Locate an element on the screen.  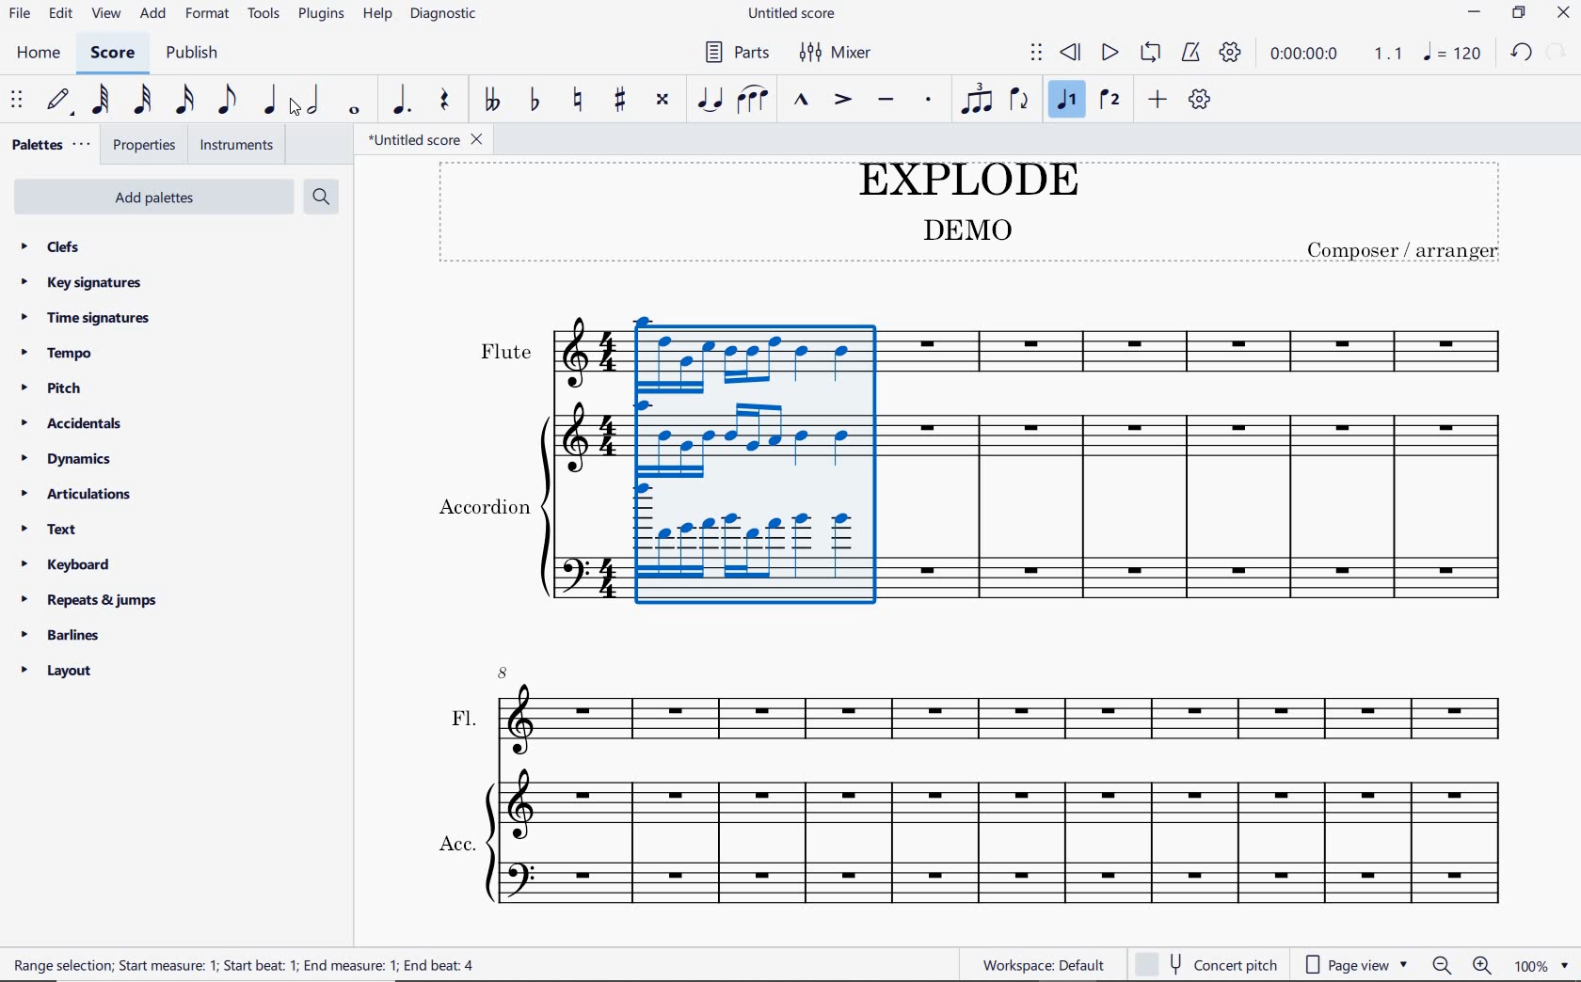
half note is located at coordinates (314, 102).